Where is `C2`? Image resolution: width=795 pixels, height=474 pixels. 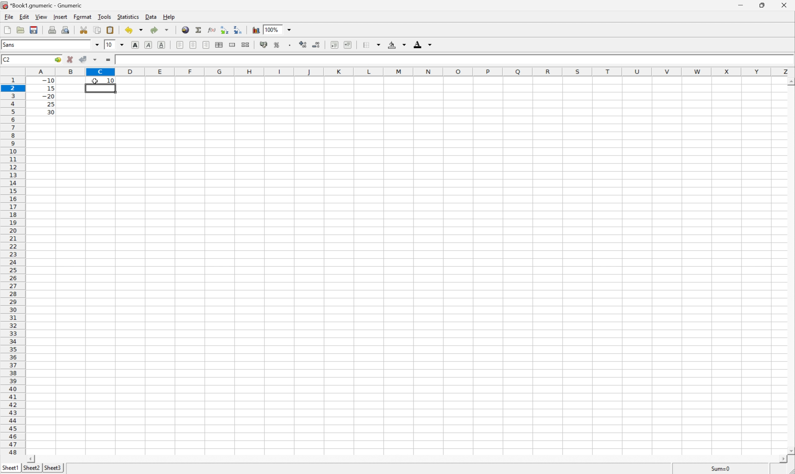 C2 is located at coordinates (7, 59).